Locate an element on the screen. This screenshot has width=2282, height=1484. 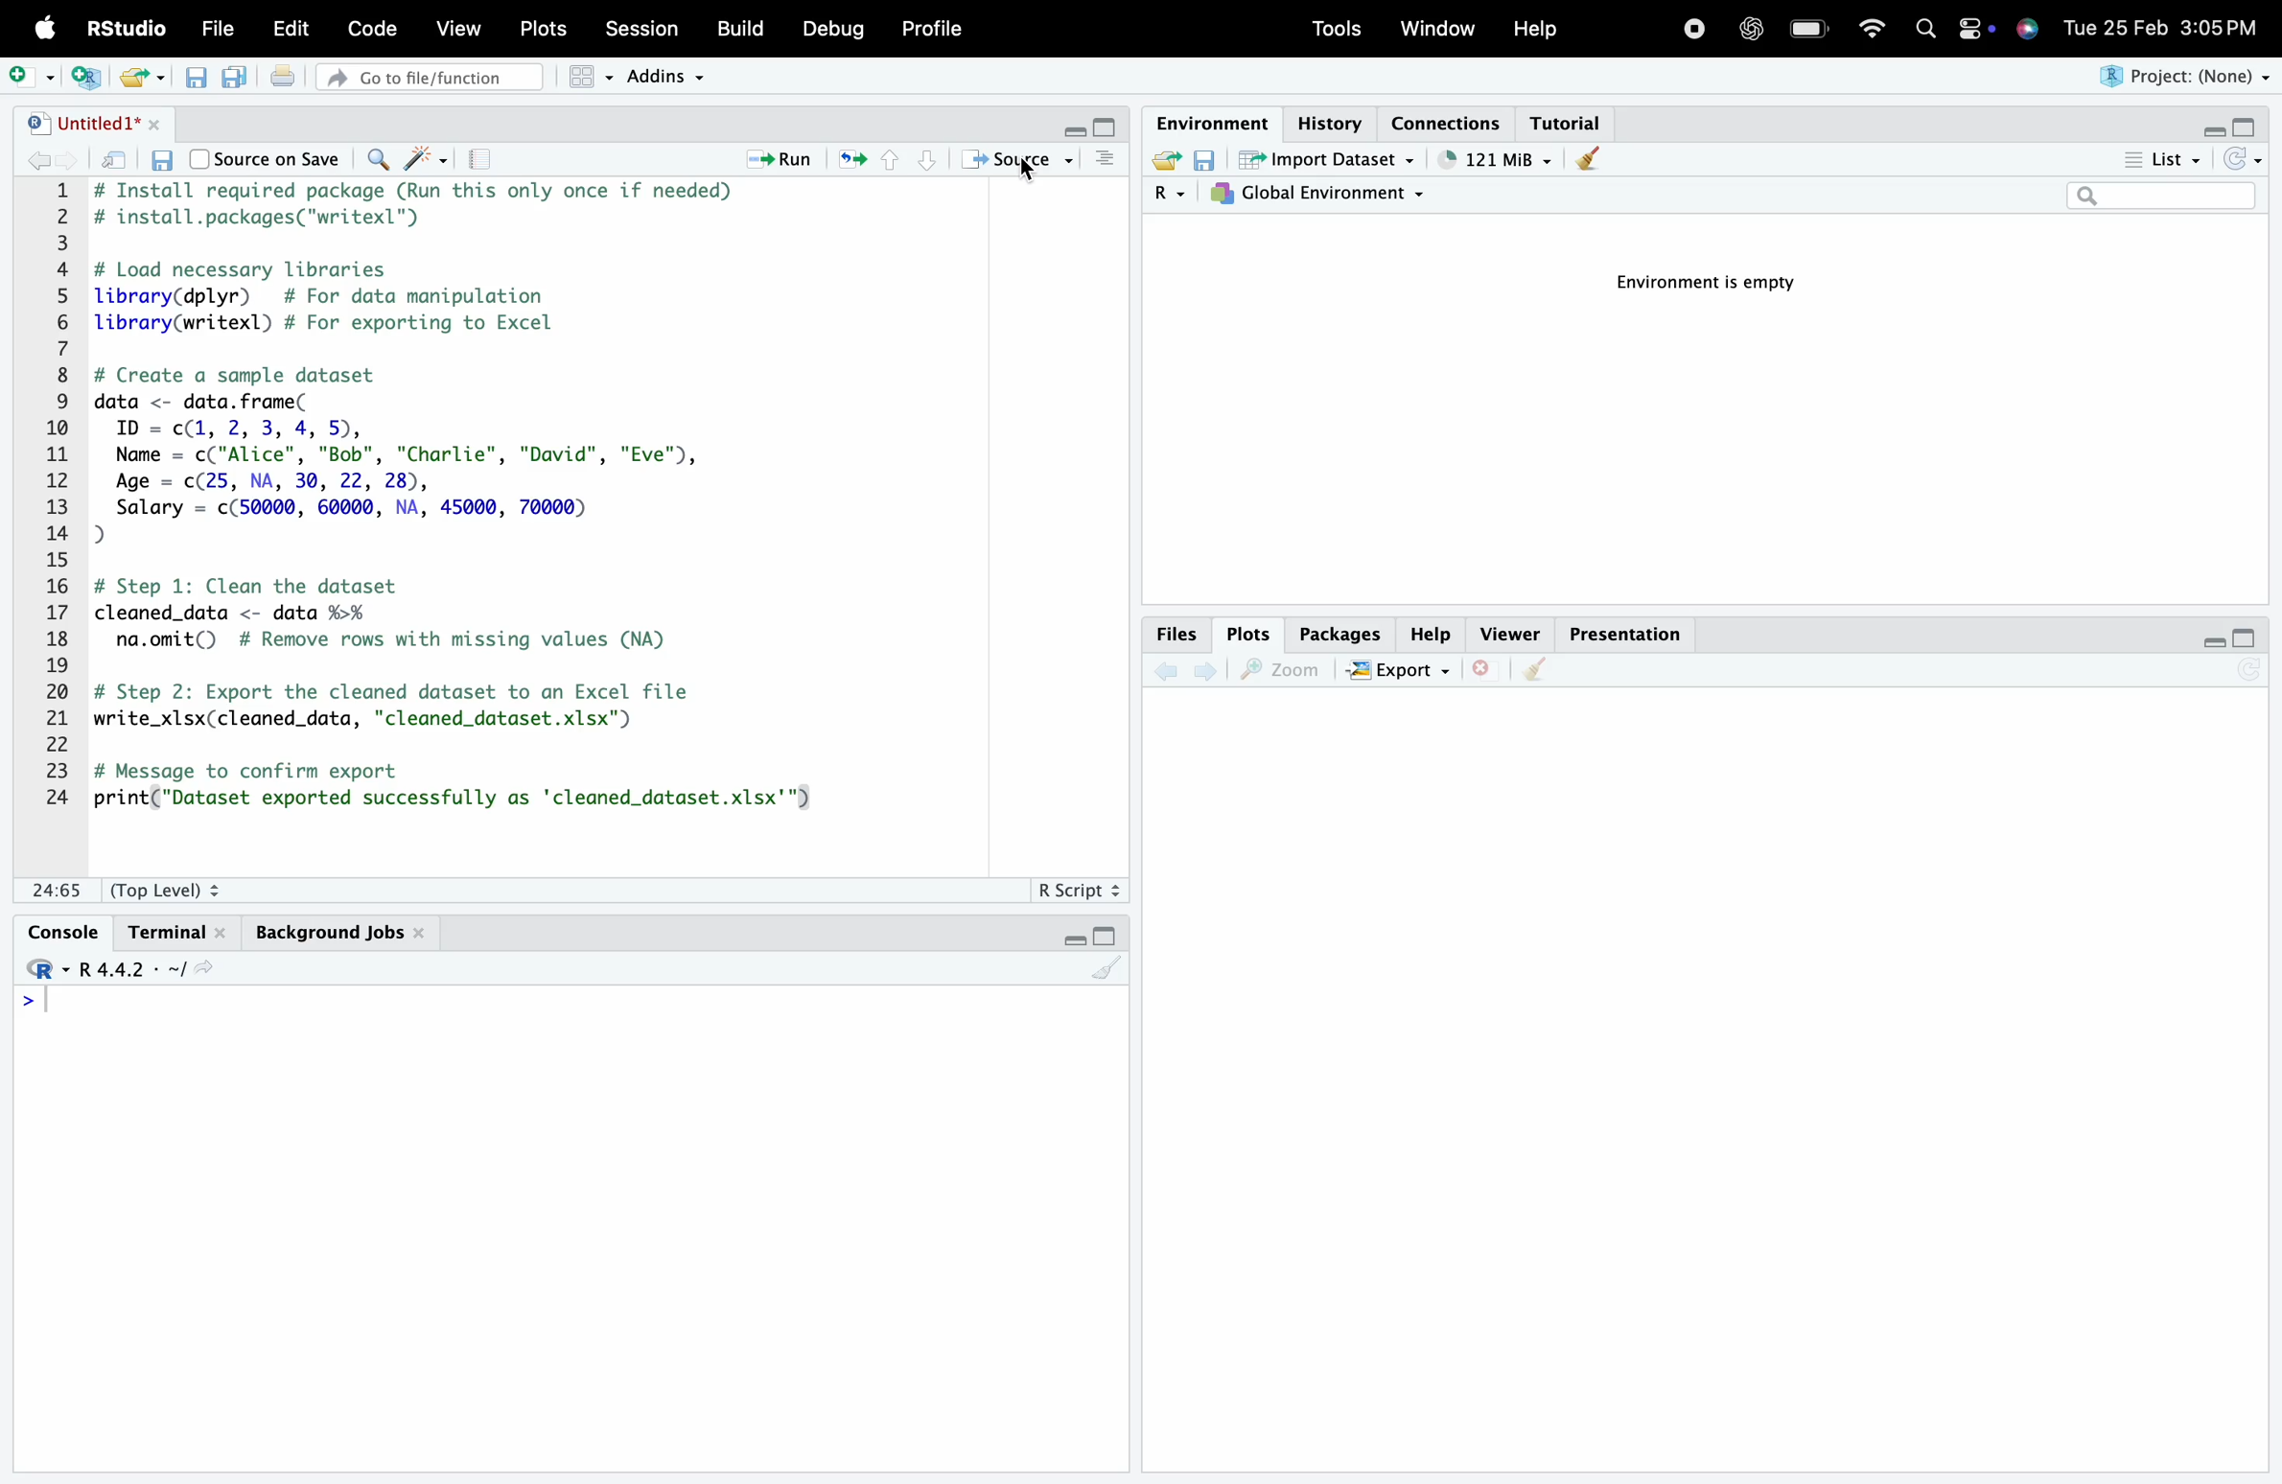
Build is located at coordinates (739, 30).